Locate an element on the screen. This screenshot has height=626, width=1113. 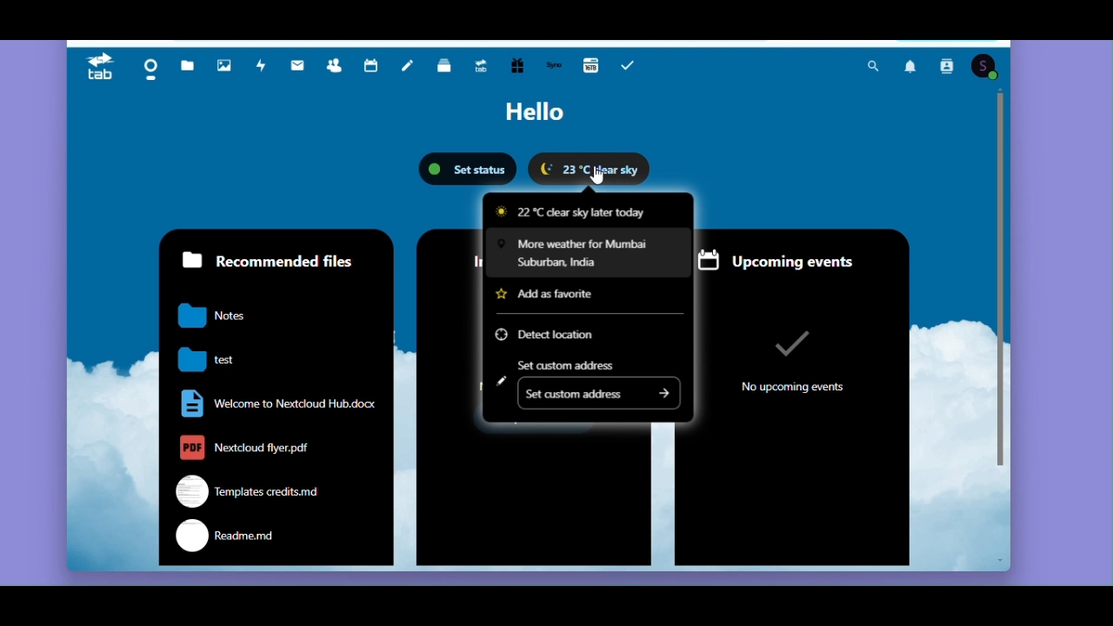
 set status is located at coordinates (469, 169).